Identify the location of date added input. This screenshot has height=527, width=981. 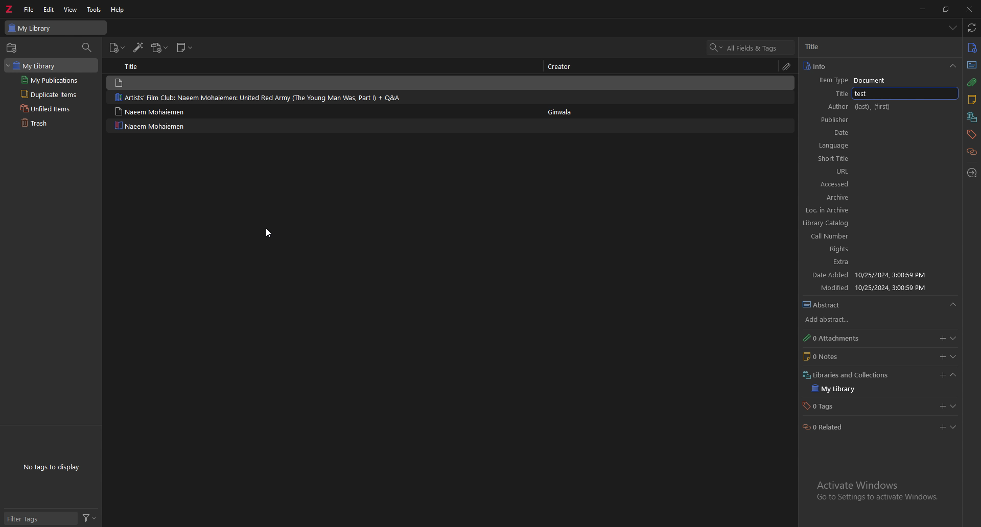
(941, 375).